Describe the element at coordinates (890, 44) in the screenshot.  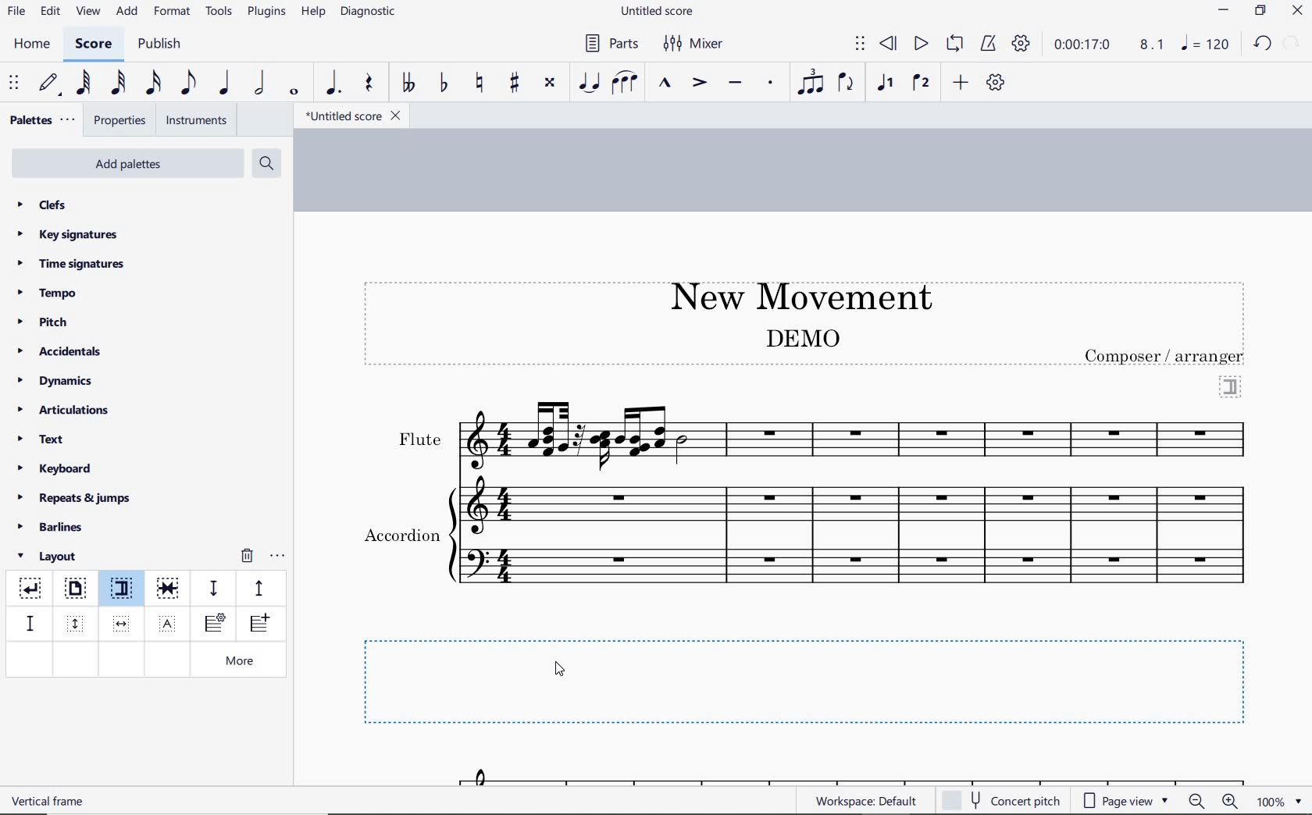
I see `rewind` at that location.